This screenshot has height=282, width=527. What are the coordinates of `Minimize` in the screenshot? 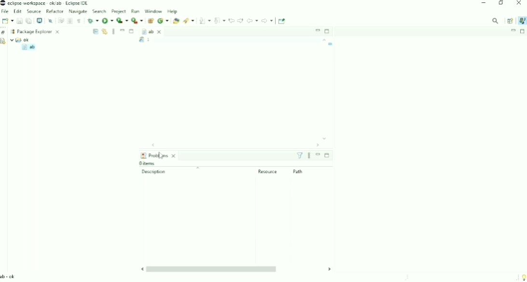 It's located at (318, 155).